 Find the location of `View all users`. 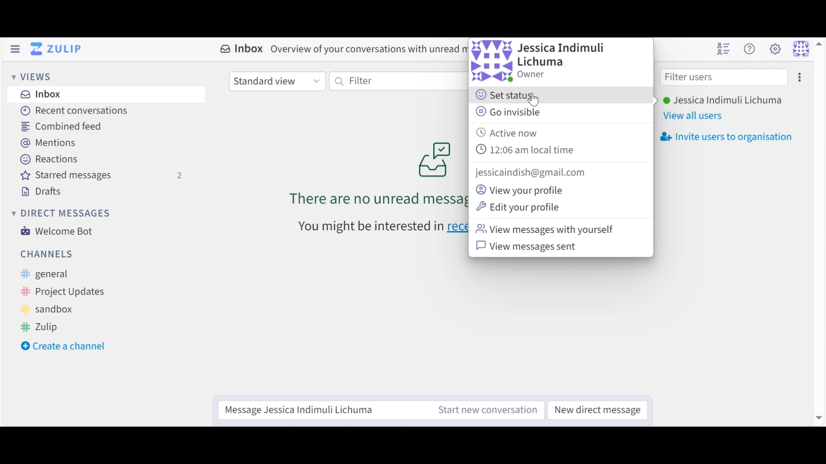

View all users is located at coordinates (693, 117).